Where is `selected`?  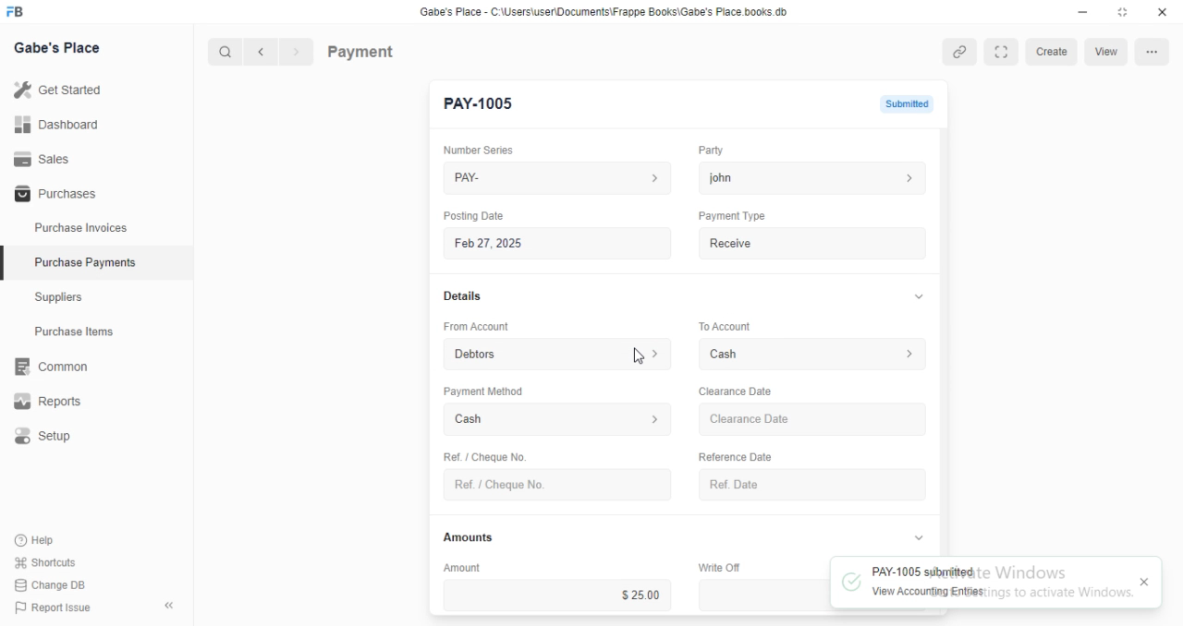 selected is located at coordinates (7, 265).